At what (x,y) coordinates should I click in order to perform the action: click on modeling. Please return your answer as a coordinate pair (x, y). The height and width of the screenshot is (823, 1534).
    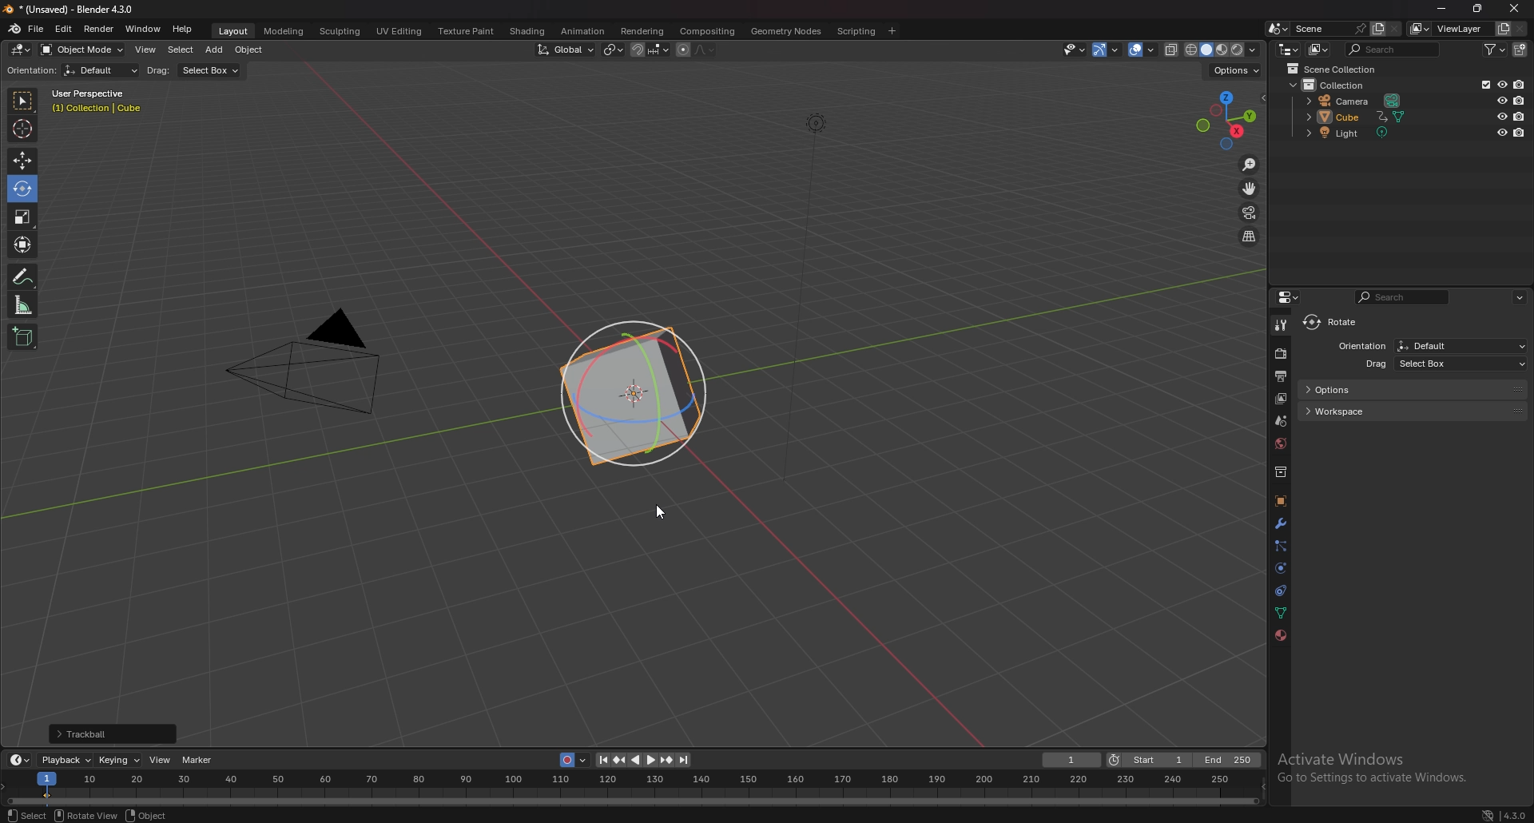
    Looking at the image, I should click on (285, 32).